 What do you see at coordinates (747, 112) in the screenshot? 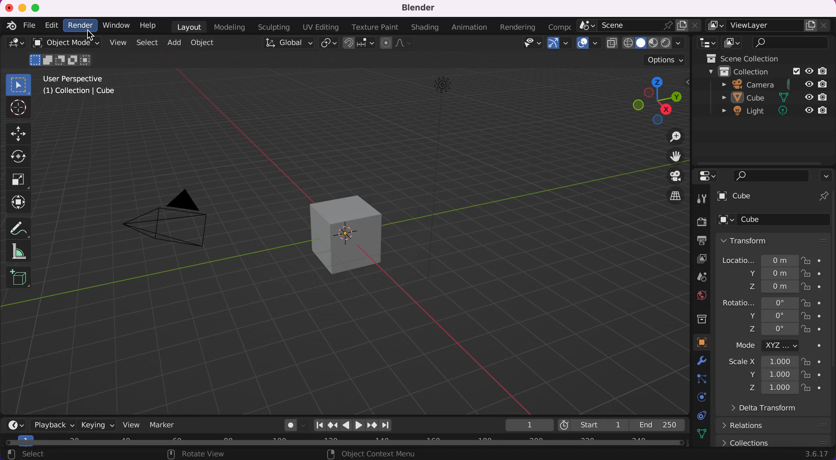
I see `light` at bounding box center [747, 112].